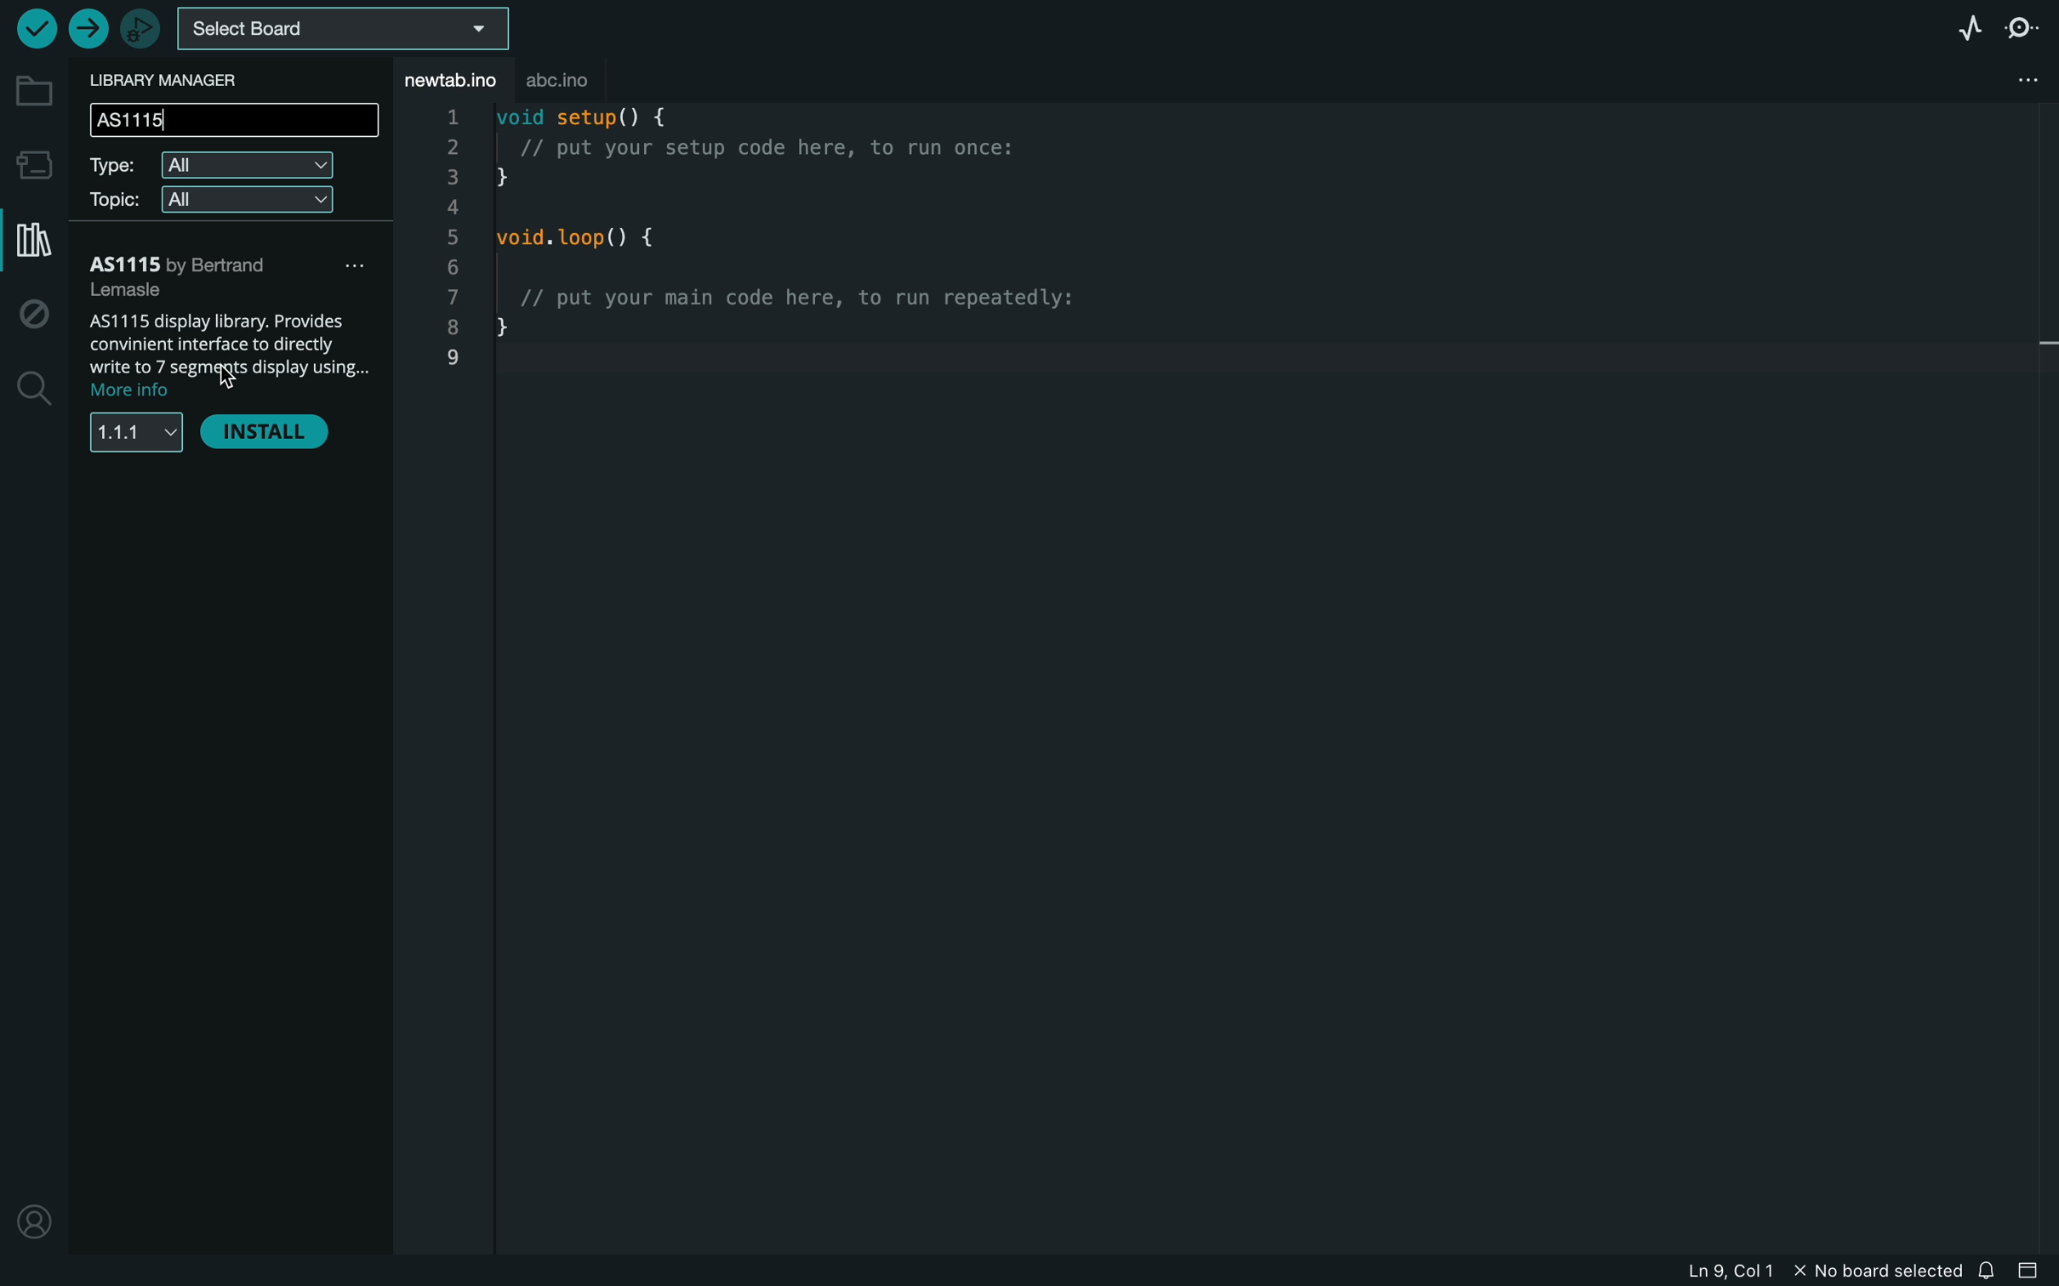  I want to click on folder, so click(34, 90).